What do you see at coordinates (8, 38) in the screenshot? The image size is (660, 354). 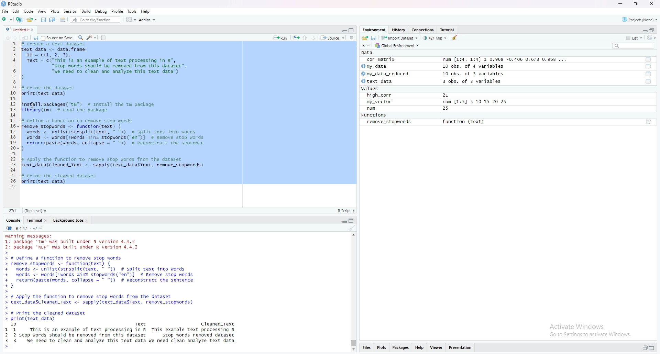 I see `go backward` at bounding box center [8, 38].